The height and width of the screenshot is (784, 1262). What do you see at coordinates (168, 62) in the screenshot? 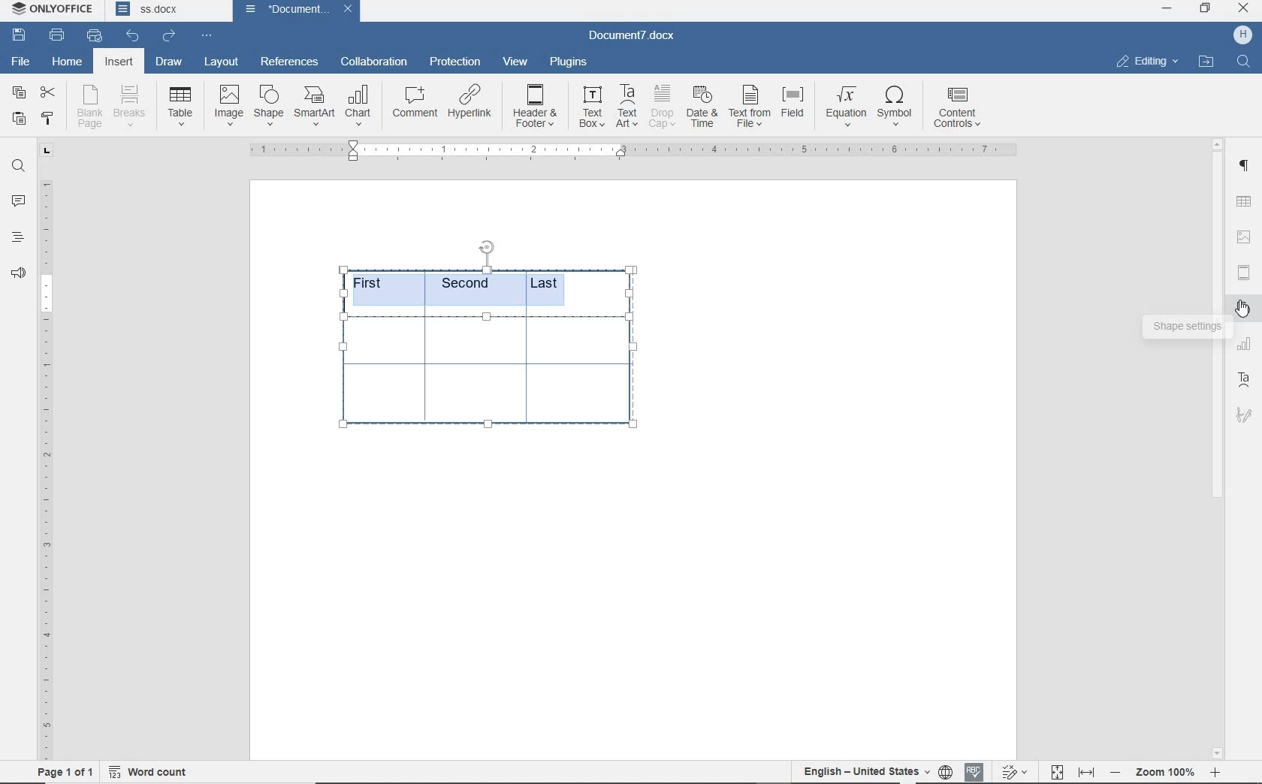
I see `draw` at bounding box center [168, 62].